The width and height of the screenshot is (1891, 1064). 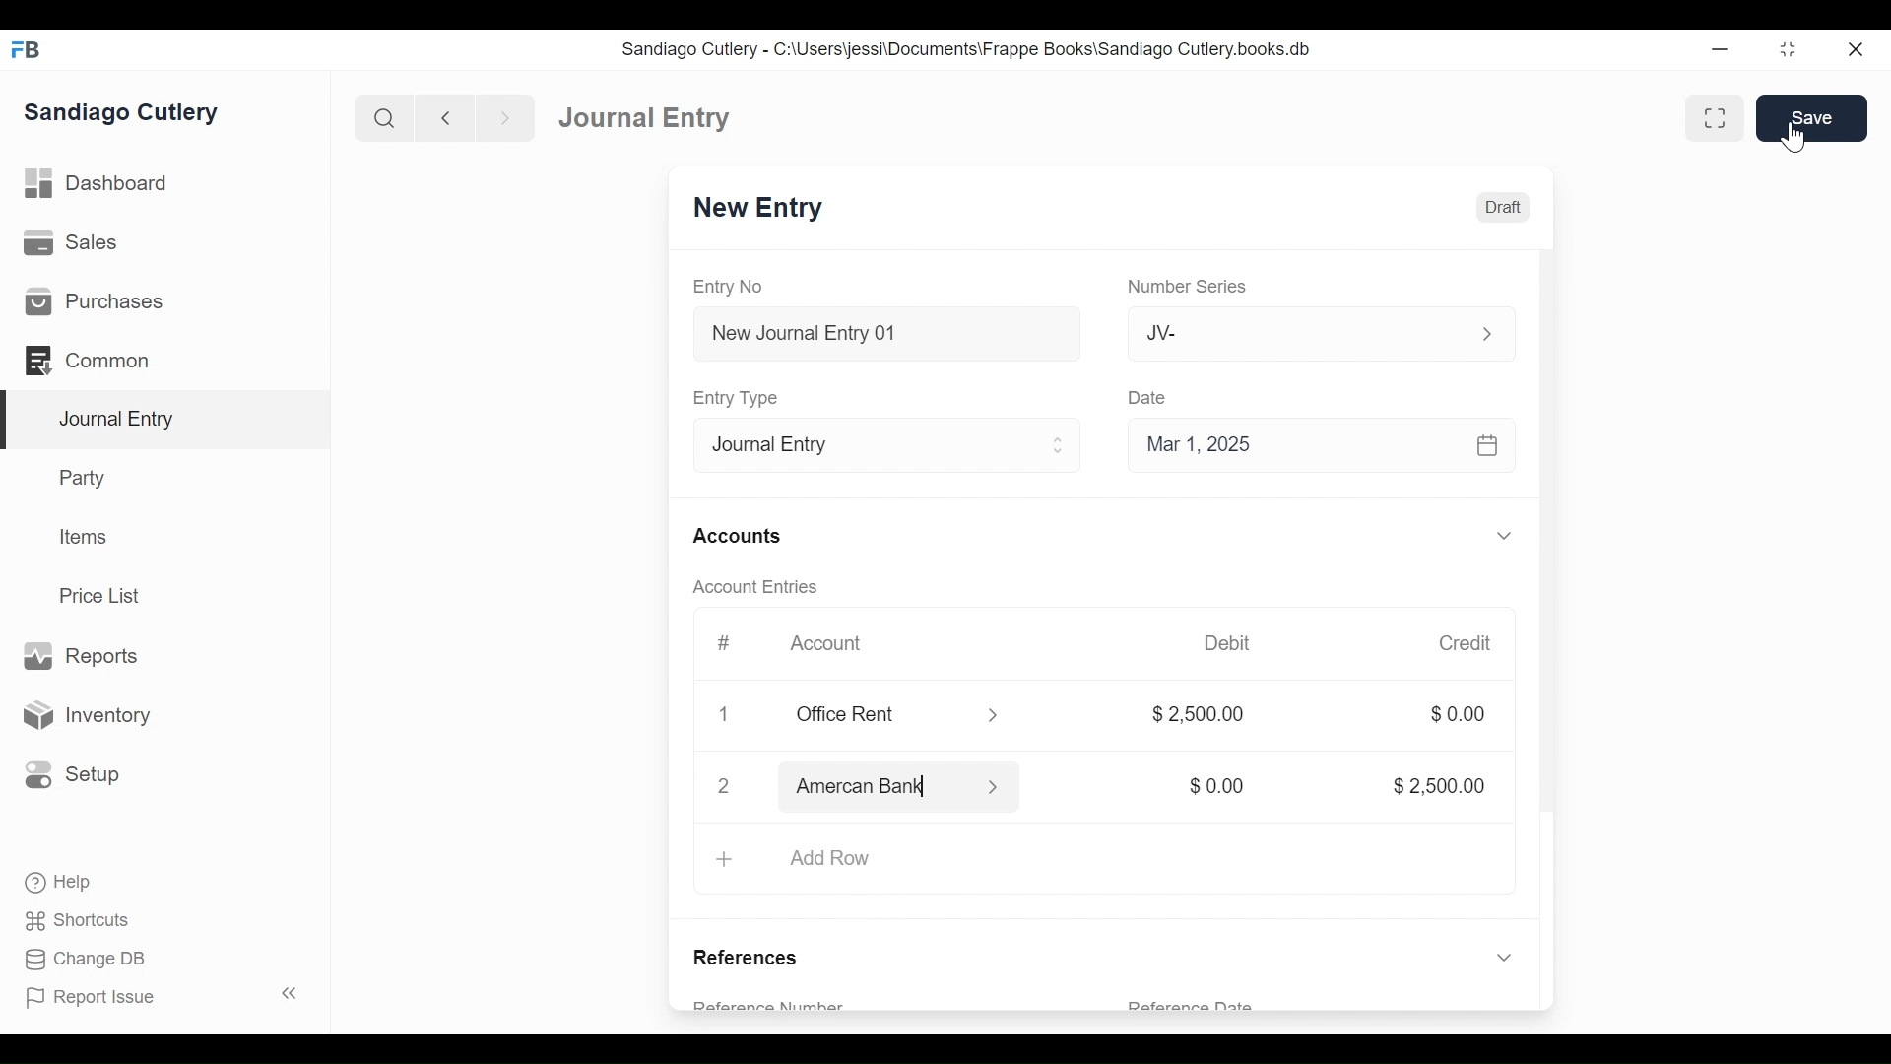 I want to click on Change DB, so click(x=77, y=961).